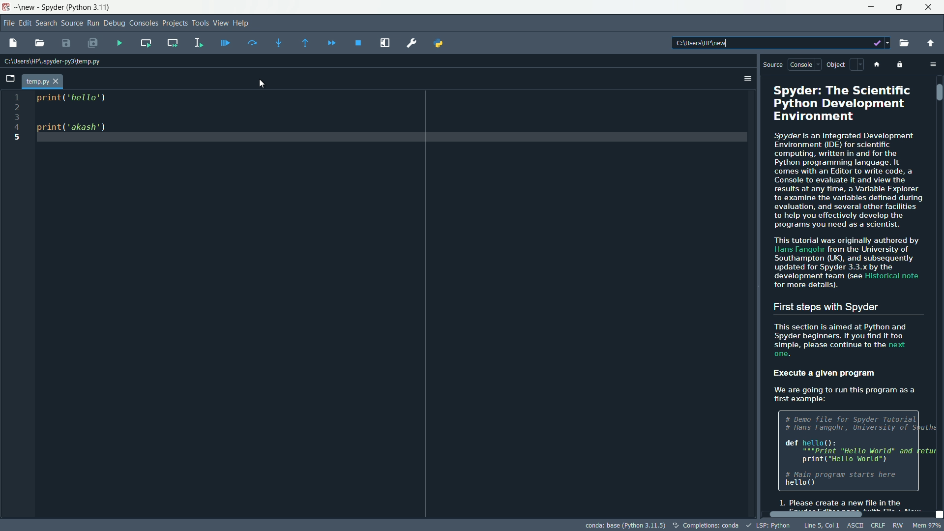 This screenshot has width=944, height=531. Describe the element at coordinates (820, 525) in the screenshot. I see `line 5, col1` at that location.